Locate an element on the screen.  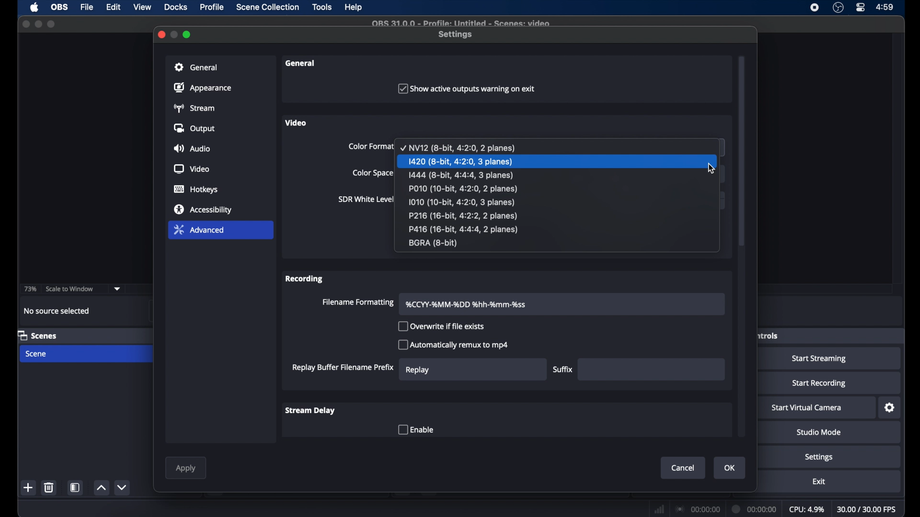
video is located at coordinates (297, 123).